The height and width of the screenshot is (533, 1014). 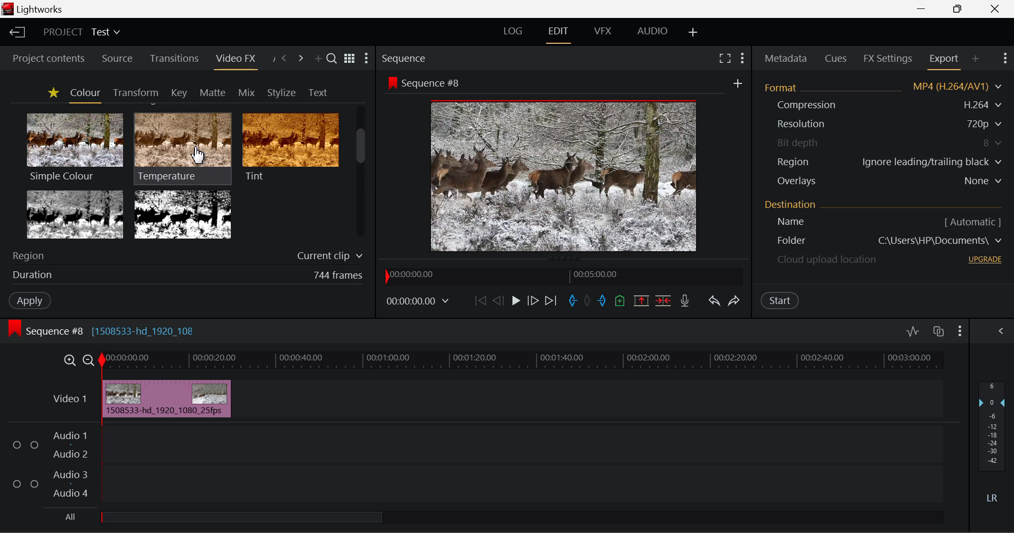 What do you see at coordinates (52, 93) in the screenshot?
I see `Favorites` at bounding box center [52, 93].